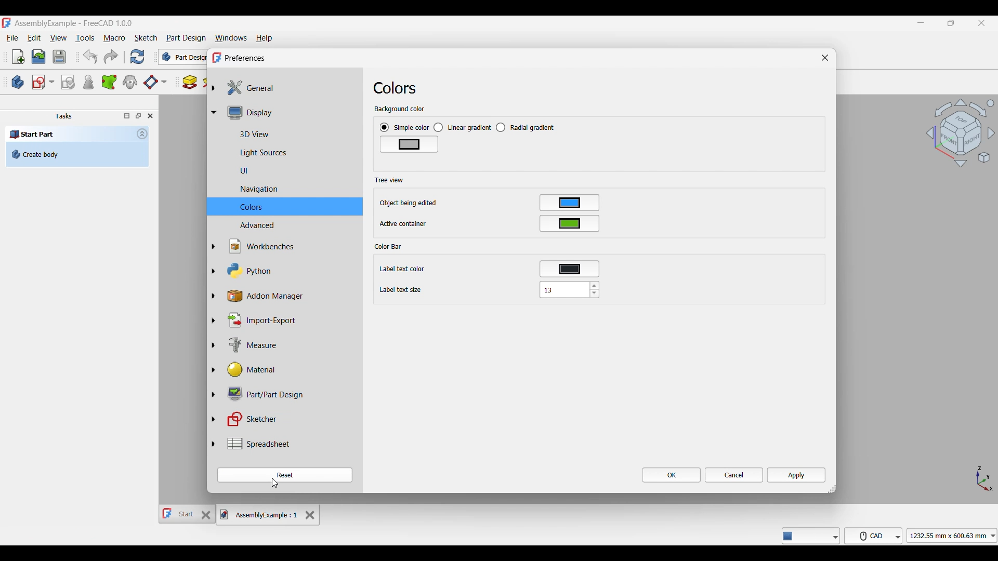  What do you see at coordinates (310, 515) in the screenshot?
I see `Close tab` at bounding box center [310, 515].